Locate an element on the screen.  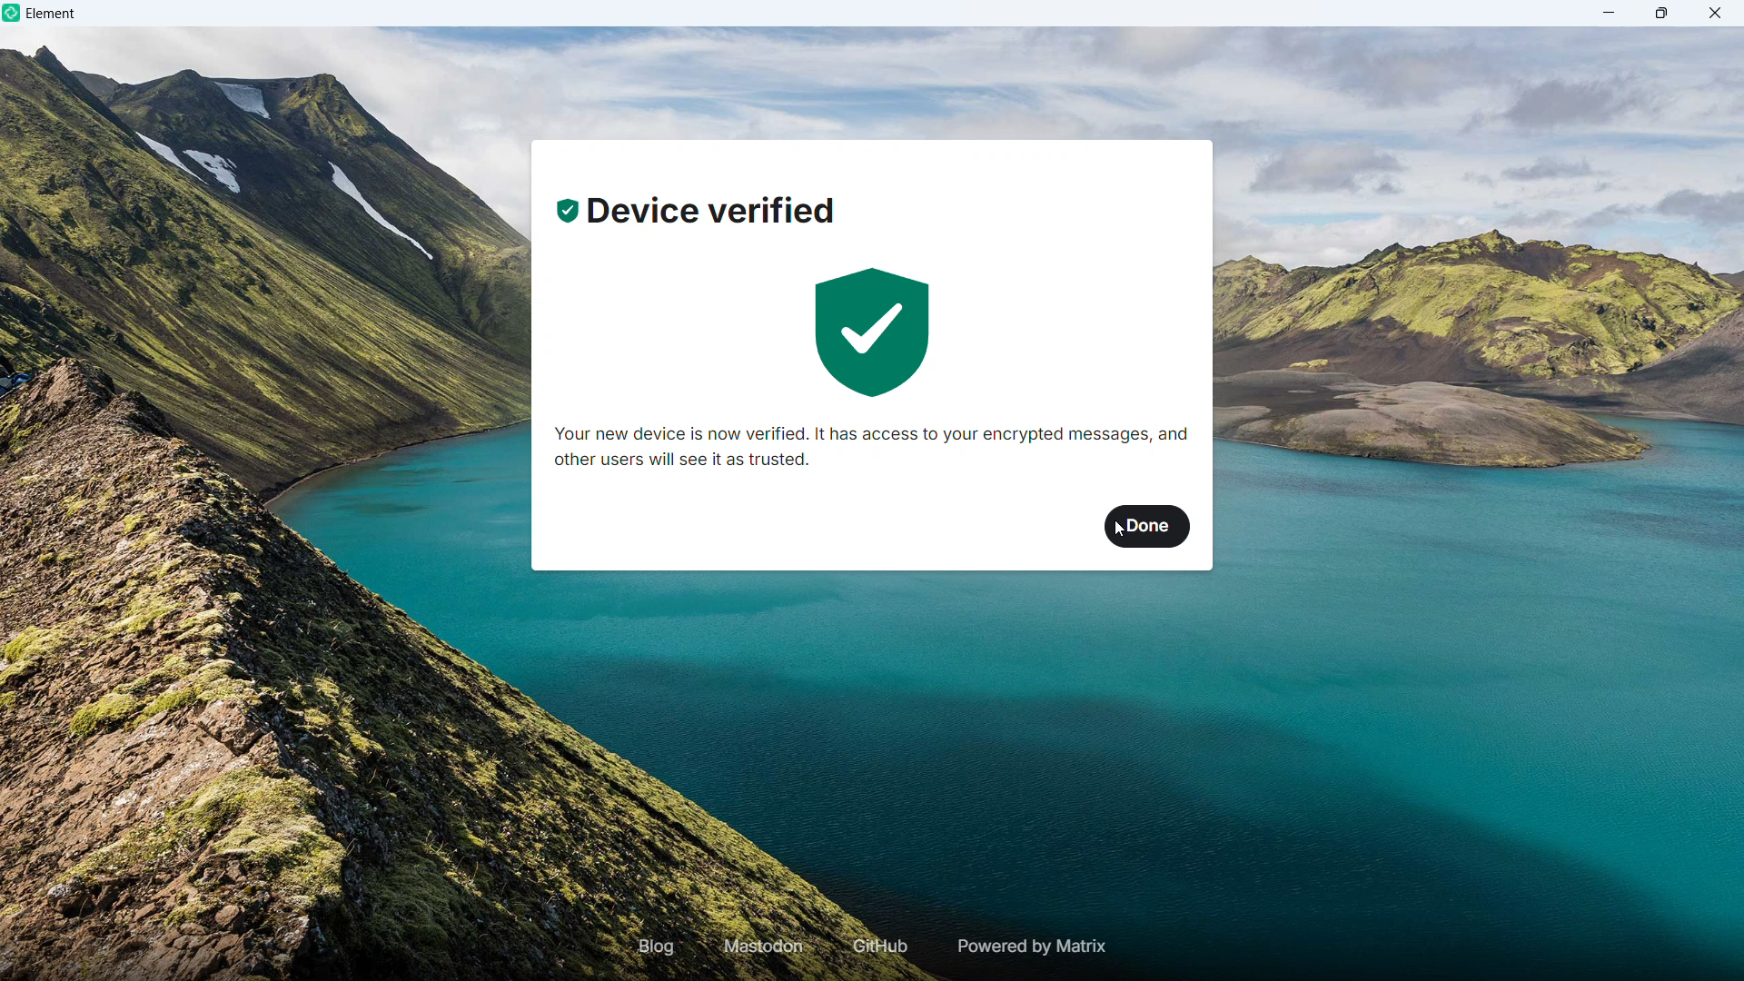
Powered by matrix  is located at coordinates (1029, 946).